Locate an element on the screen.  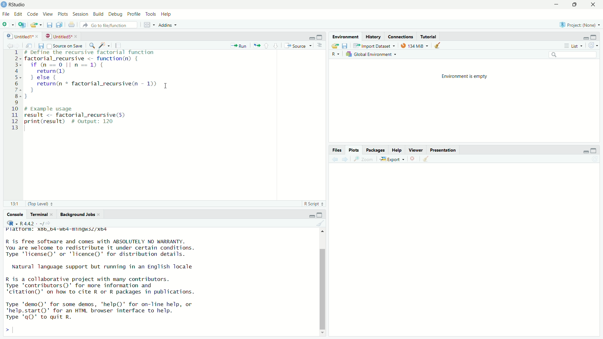
Background Jobs is located at coordinates (79, 214).